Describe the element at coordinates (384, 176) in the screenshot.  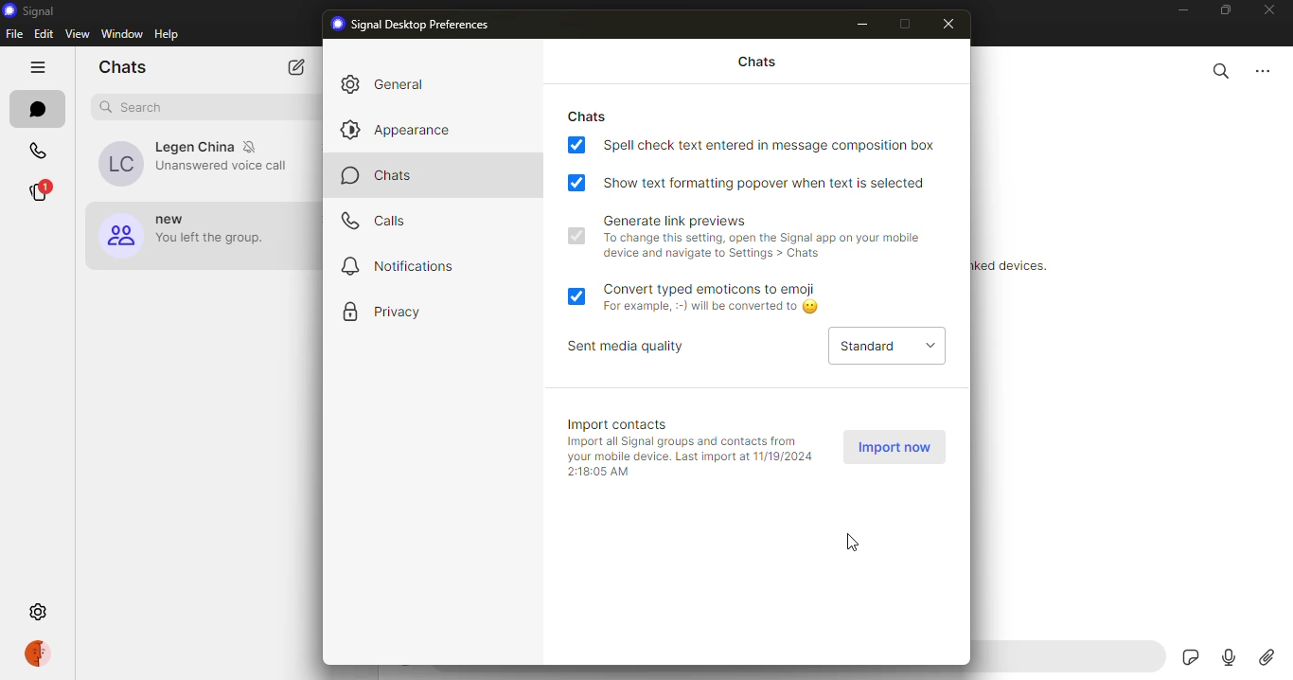
I see `chats` at that location.